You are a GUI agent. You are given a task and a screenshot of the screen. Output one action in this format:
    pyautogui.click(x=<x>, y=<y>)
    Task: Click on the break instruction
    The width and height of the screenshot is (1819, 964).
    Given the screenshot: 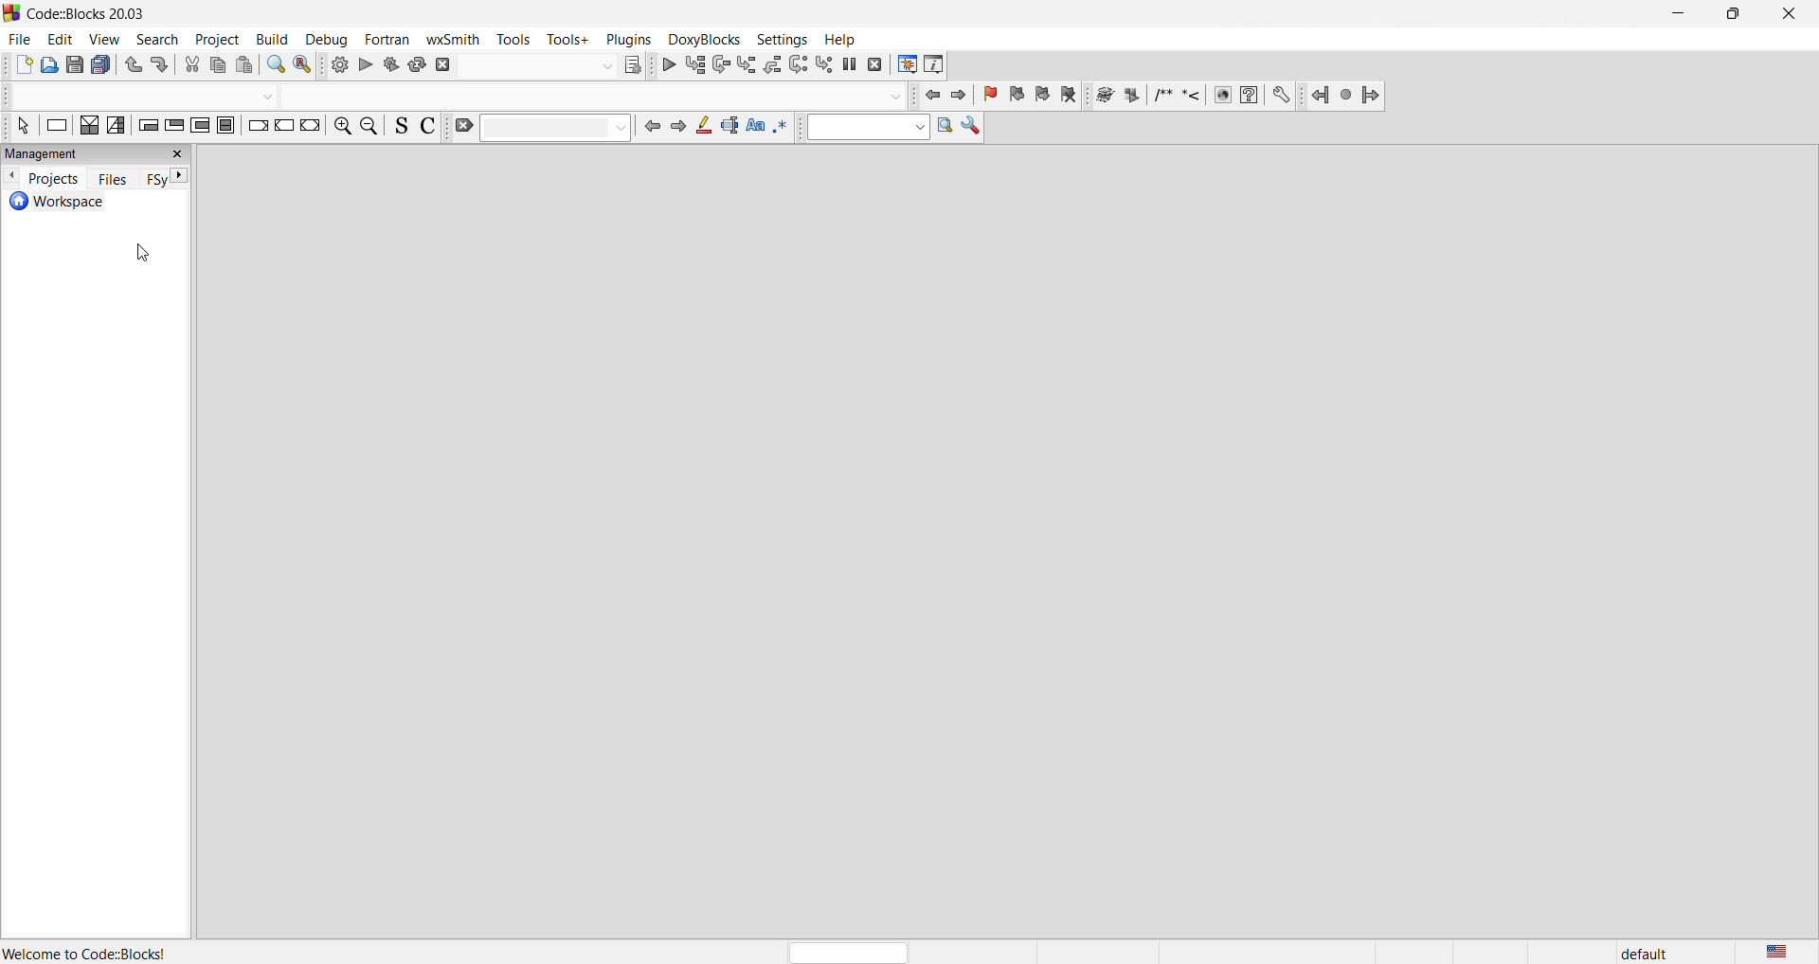 What is the action you would take?
    pyautogui.click(x=256, y=129)
    